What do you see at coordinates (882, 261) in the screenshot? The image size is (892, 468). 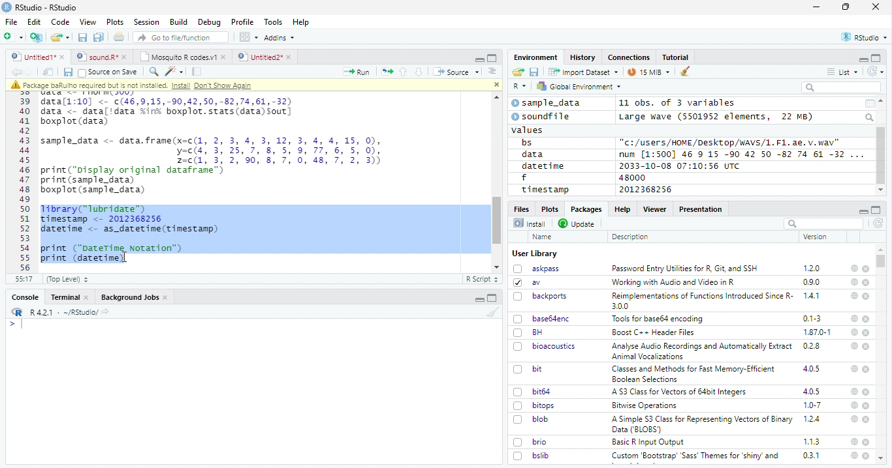 I see `scroll bar` at bounding box center [882, 261].